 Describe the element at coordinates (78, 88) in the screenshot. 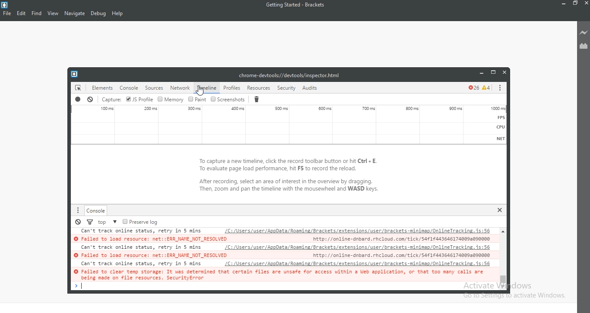

I see `elements` at that location.